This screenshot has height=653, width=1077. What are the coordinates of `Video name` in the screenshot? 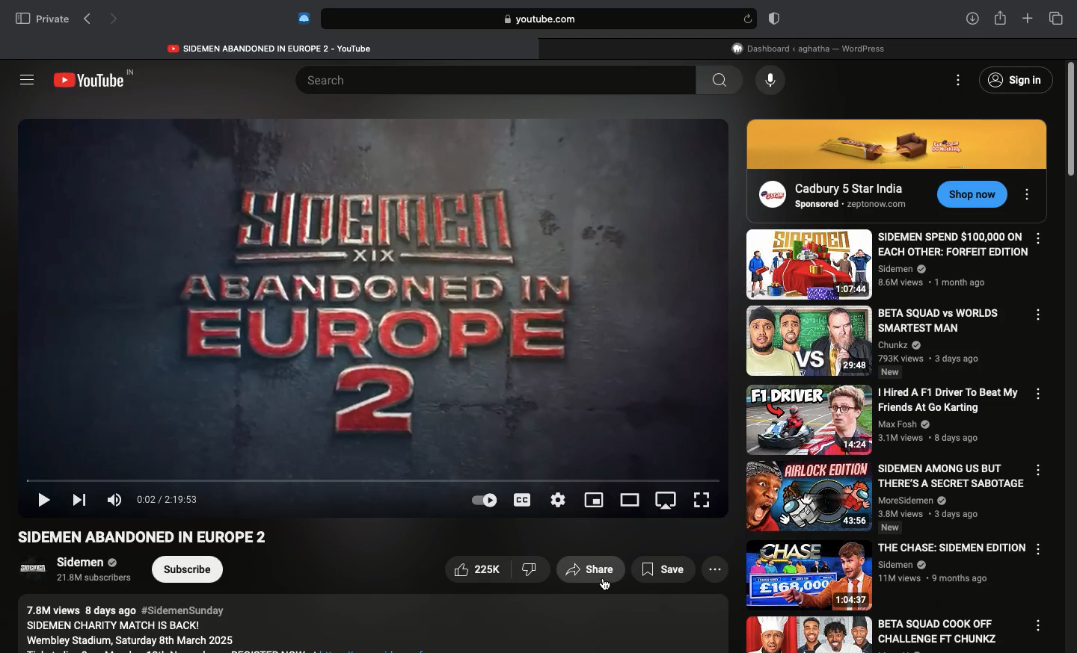 It's located at (883, 342).